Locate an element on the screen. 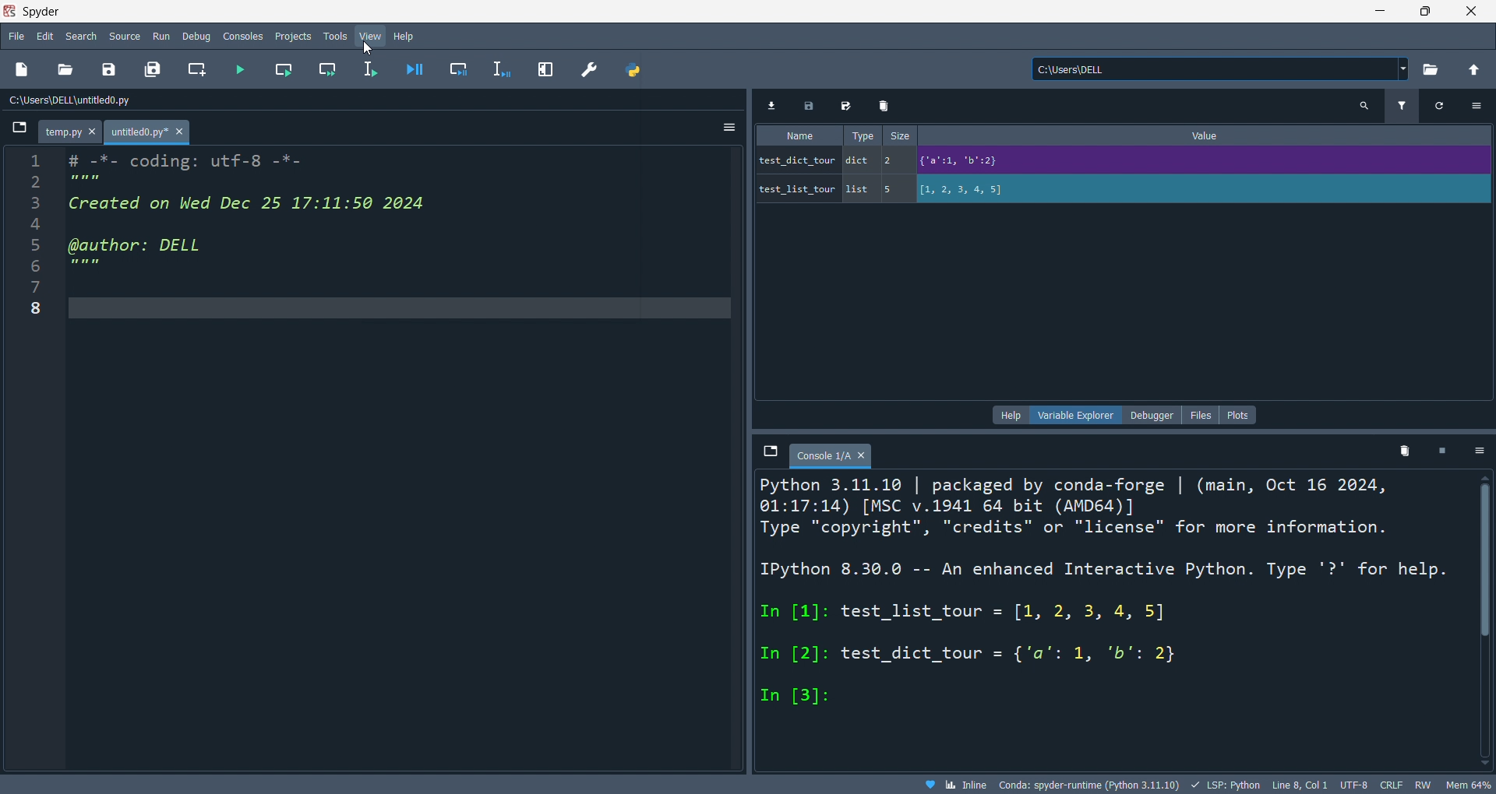 The width and height of the screenshot is (1496, 794). Spyder is located at coordinates (675, 12).